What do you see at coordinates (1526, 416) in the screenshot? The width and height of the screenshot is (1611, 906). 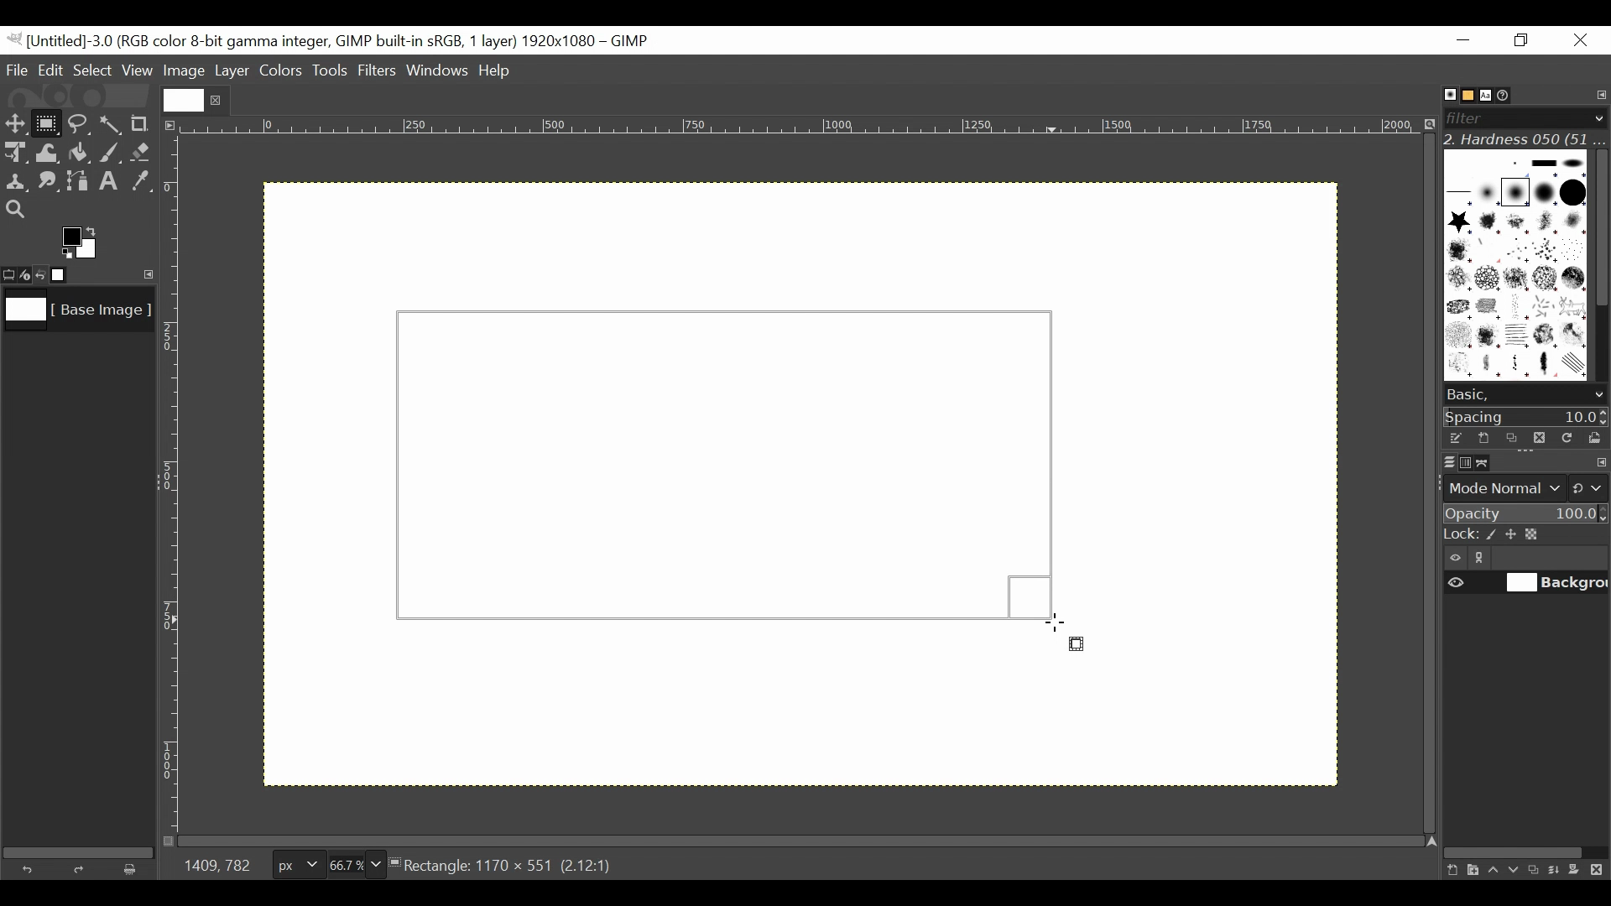 I see `Spacing` at bounding box center [1526, 416].